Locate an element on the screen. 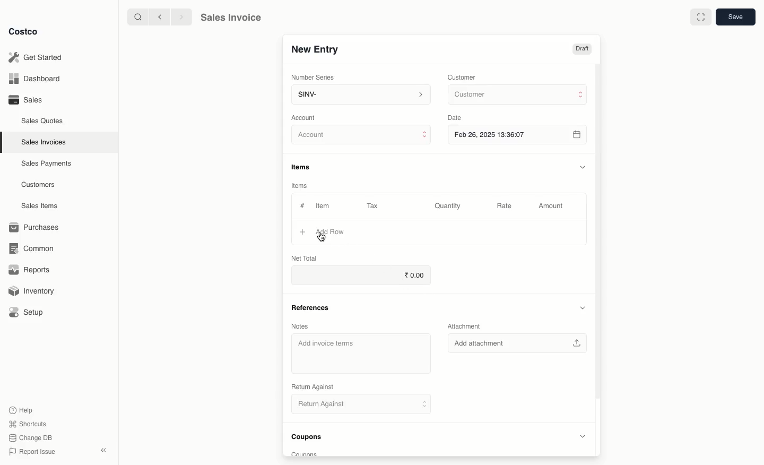 Image resolution: width=764 pixels, height=465 pixels. Sales Invoices is located at coordinates (44, 142).